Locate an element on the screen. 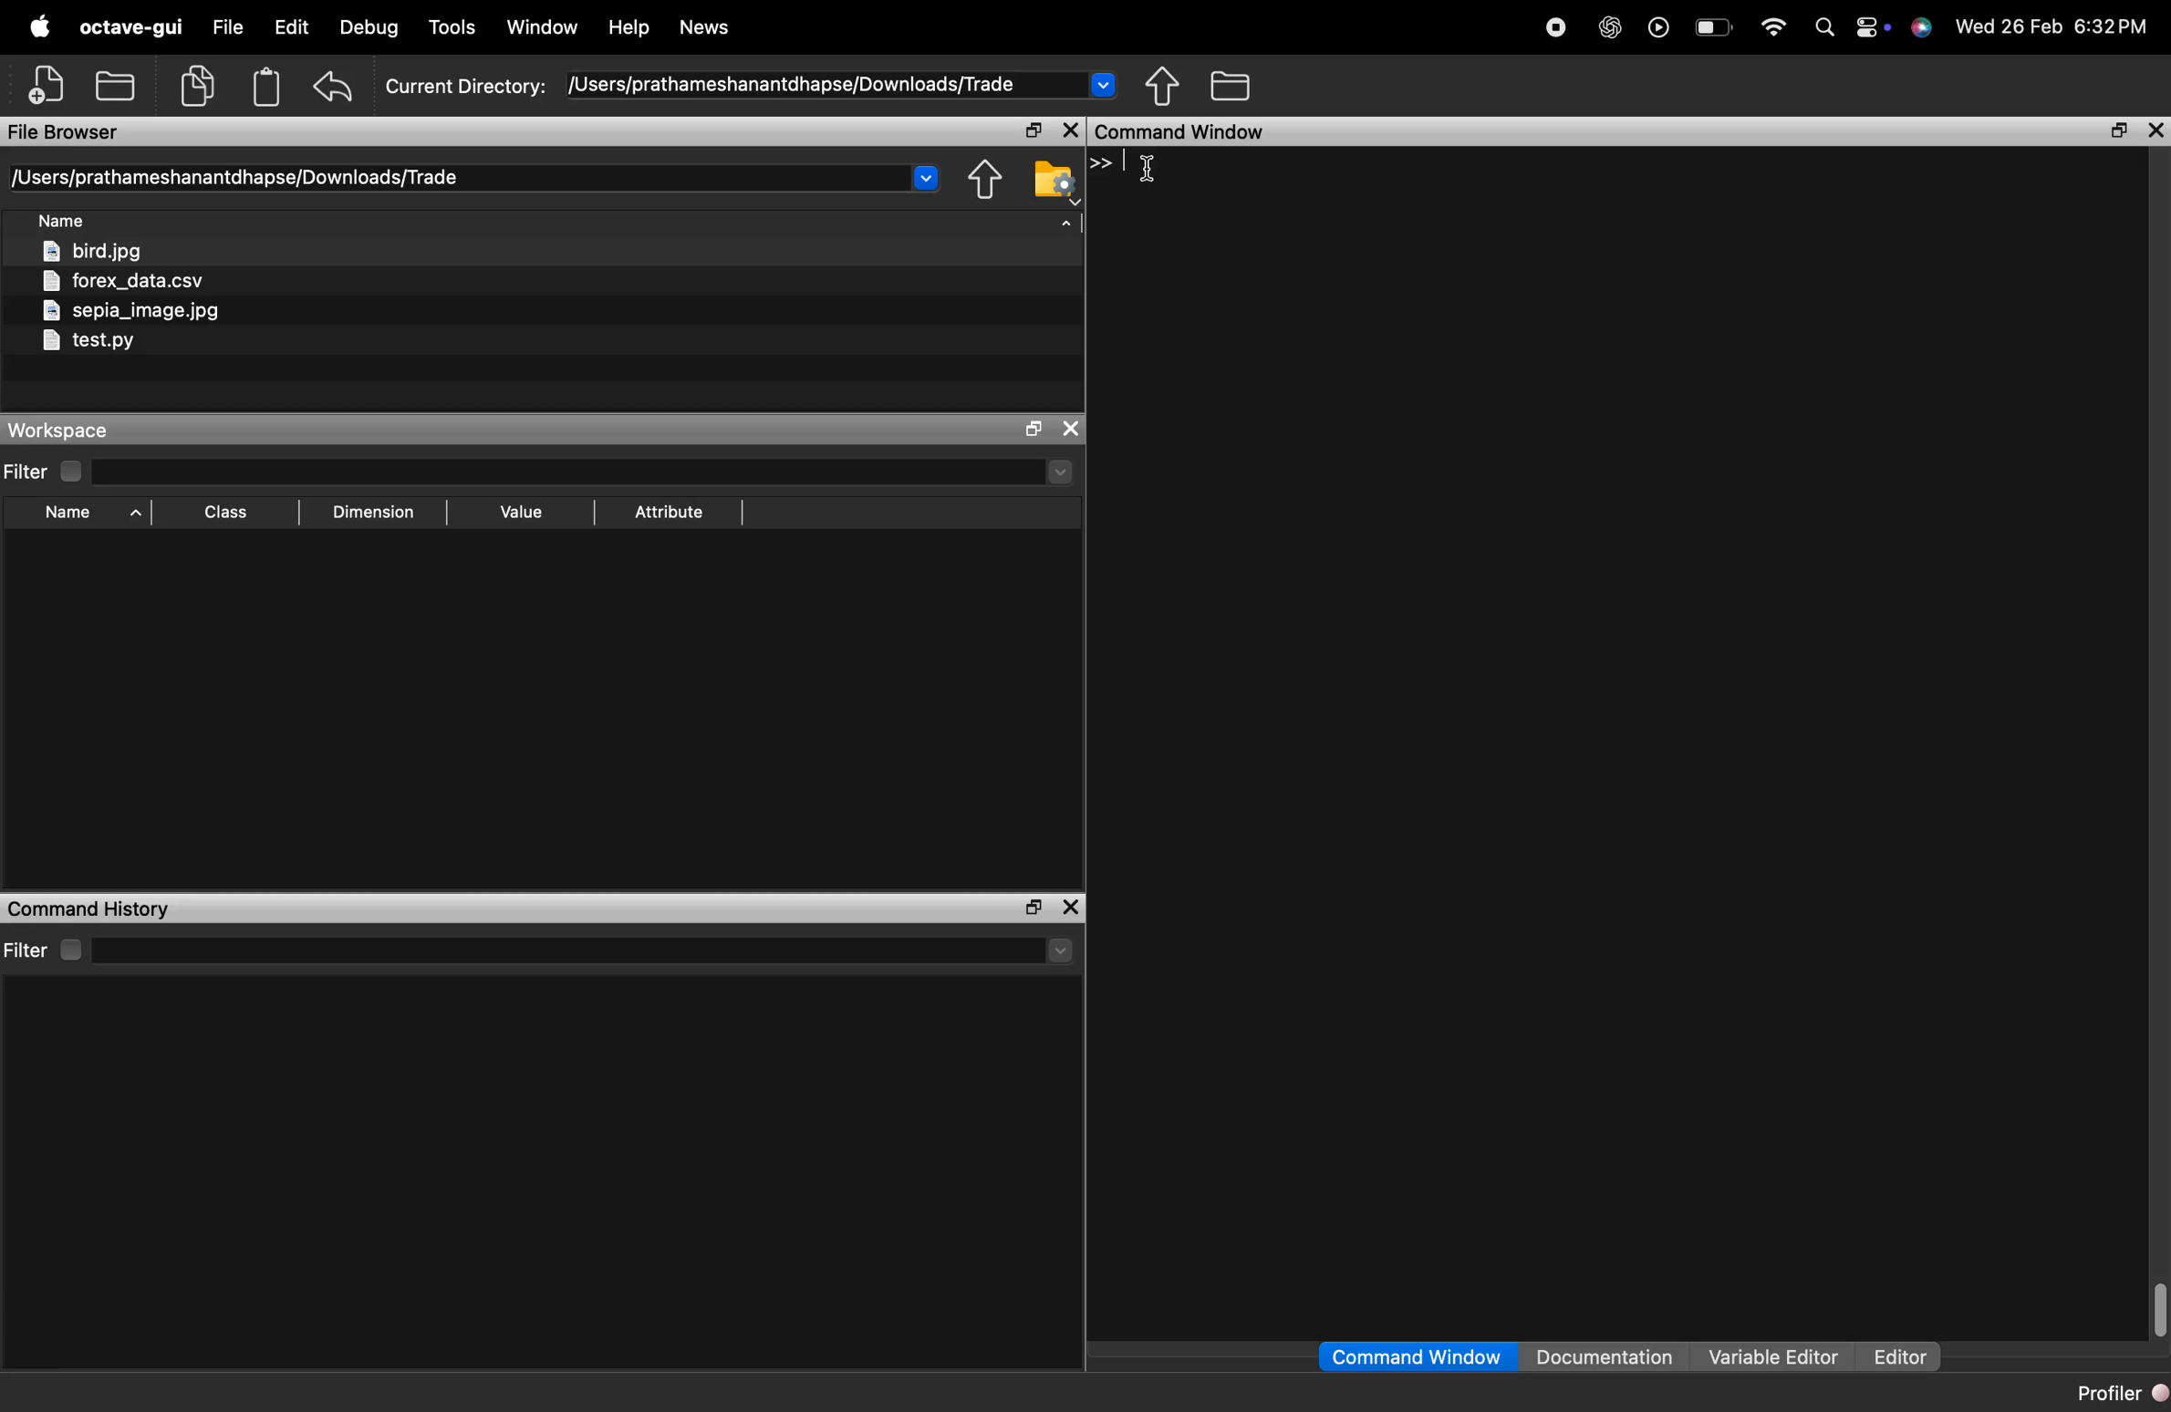 This screenshot has width=2171, height=1412. close  is located at coordinates (1072, 908).